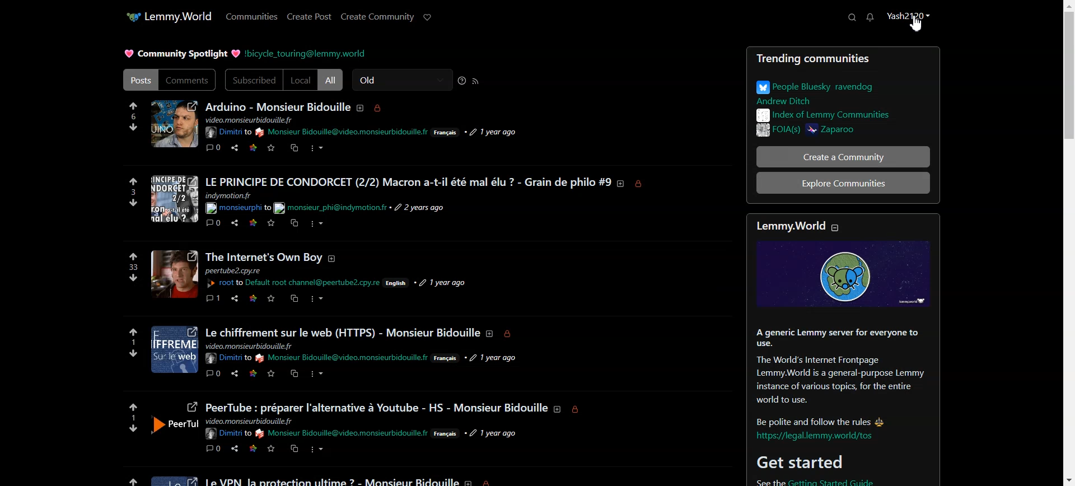 This screenshot has width=1075, height=486. What do you see at coordinates (422, 208) in the screenshot?
I see `time posted` at bounding box center [422, 208].